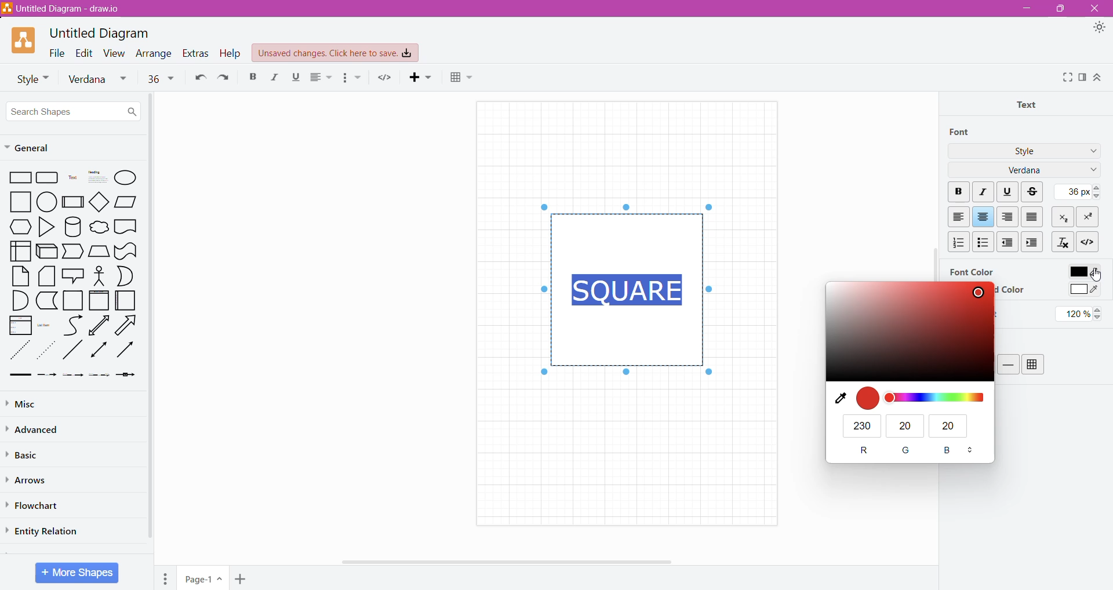  What do you see at coordinates (949, 451) in the screenshot?
I see `B` at bounding box center [949, 451].